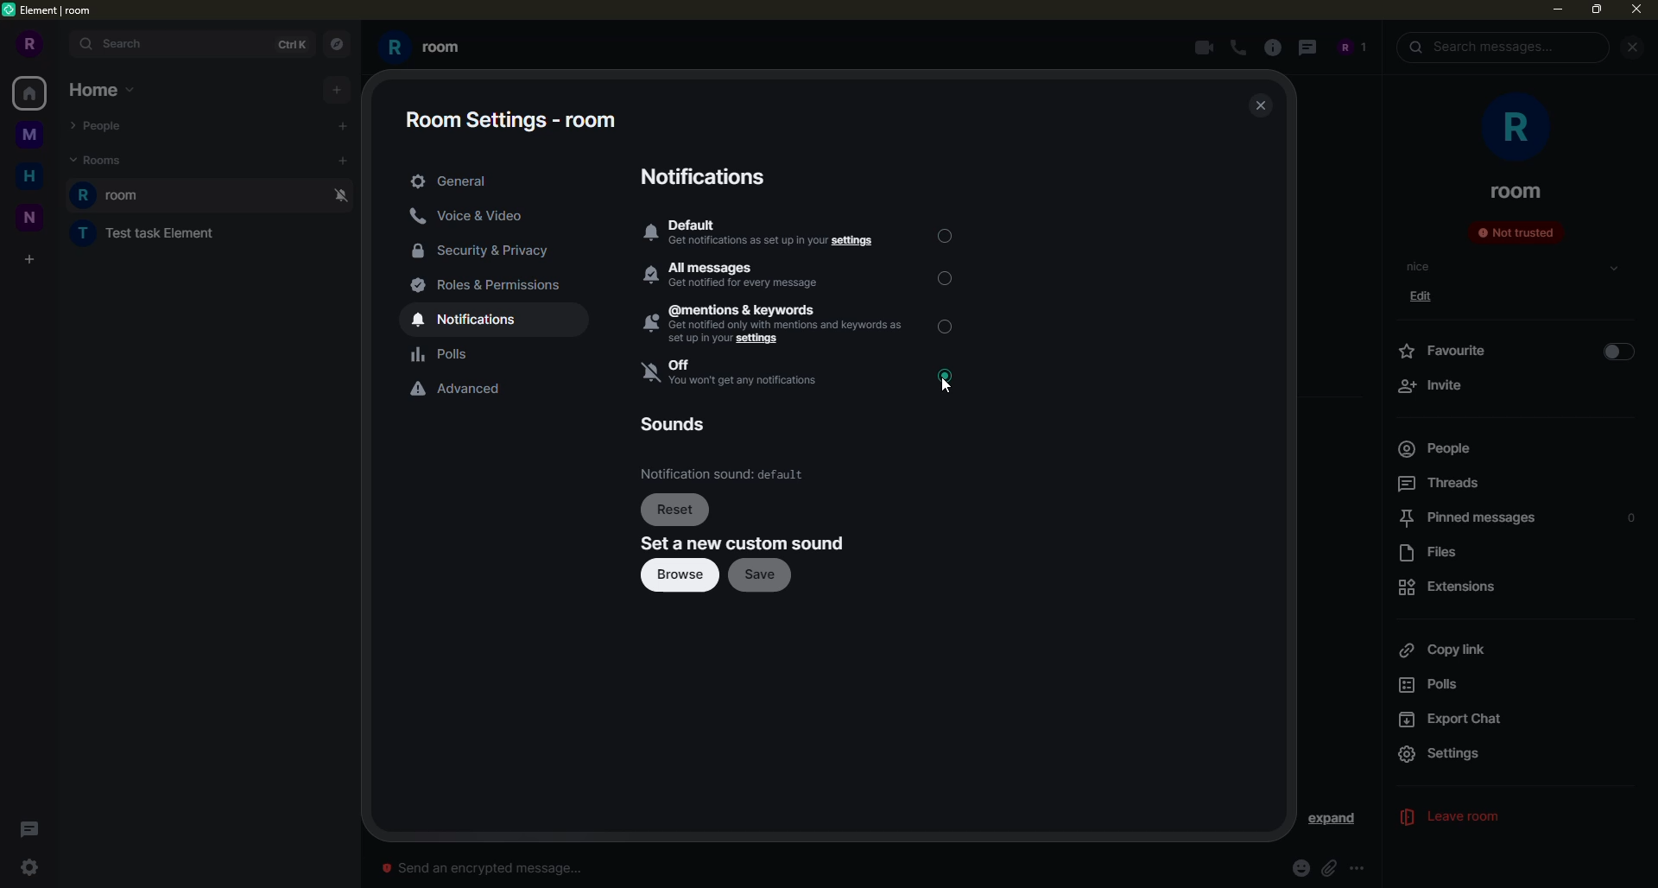 Image resolution: width=1658 pixels, height=888 pixels. What do you see at coordinates (339, 126) in the screenshot?
I see `start a chat` at bounding box center [339, 126].